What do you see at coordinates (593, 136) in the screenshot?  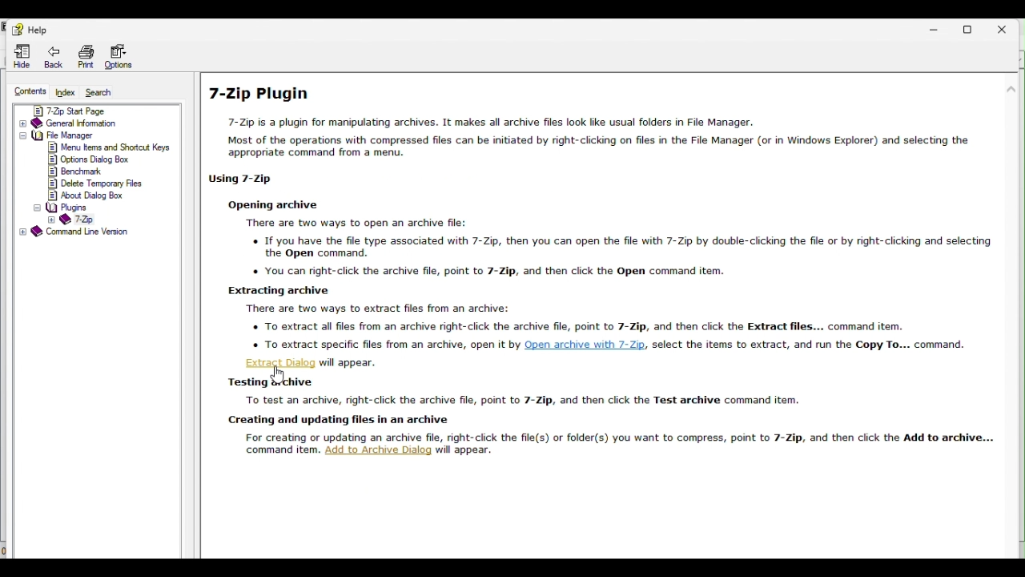 I see `text` at bounding box center [593, 136].